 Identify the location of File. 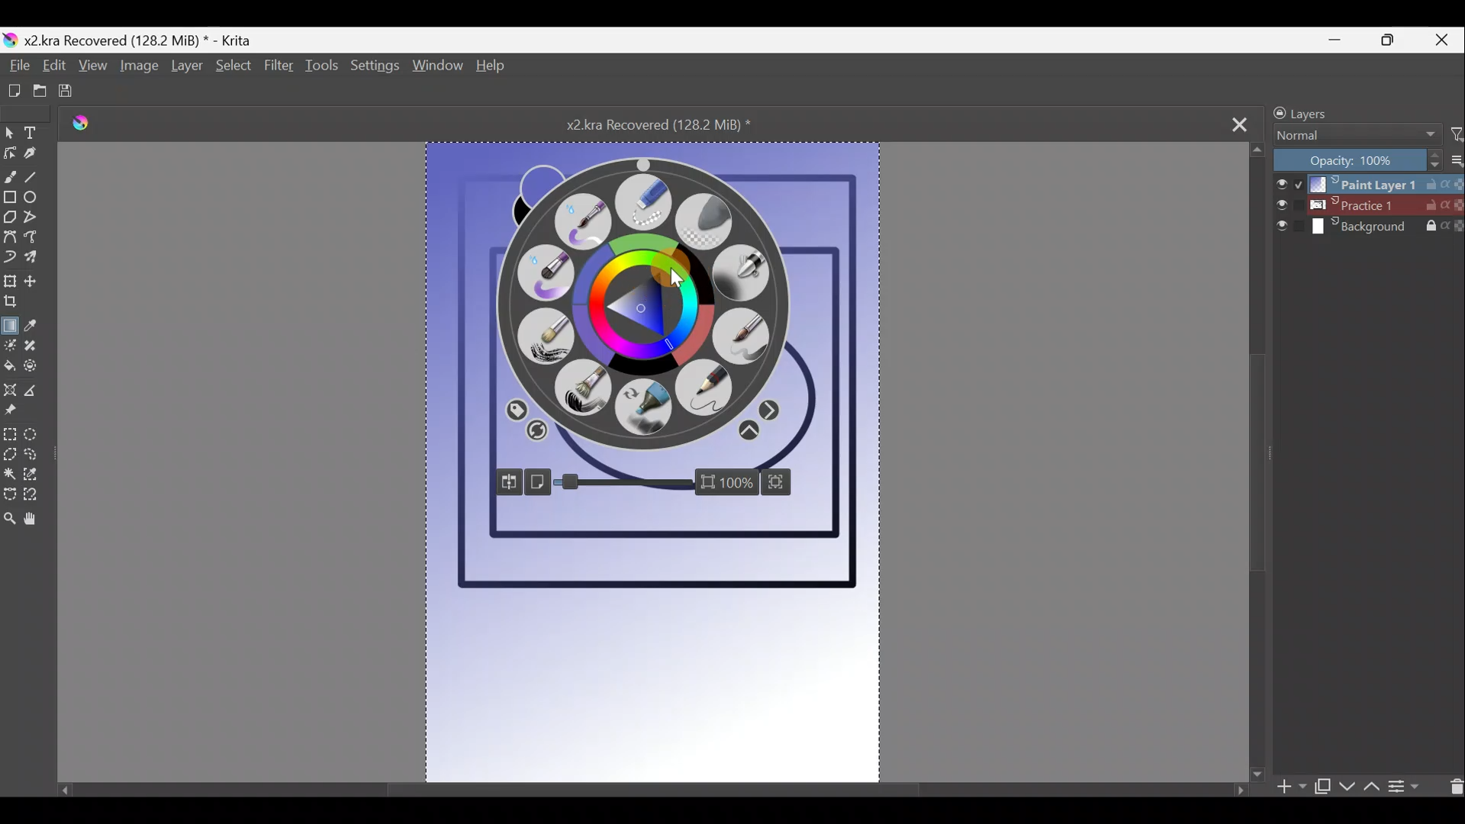
(18, 66).